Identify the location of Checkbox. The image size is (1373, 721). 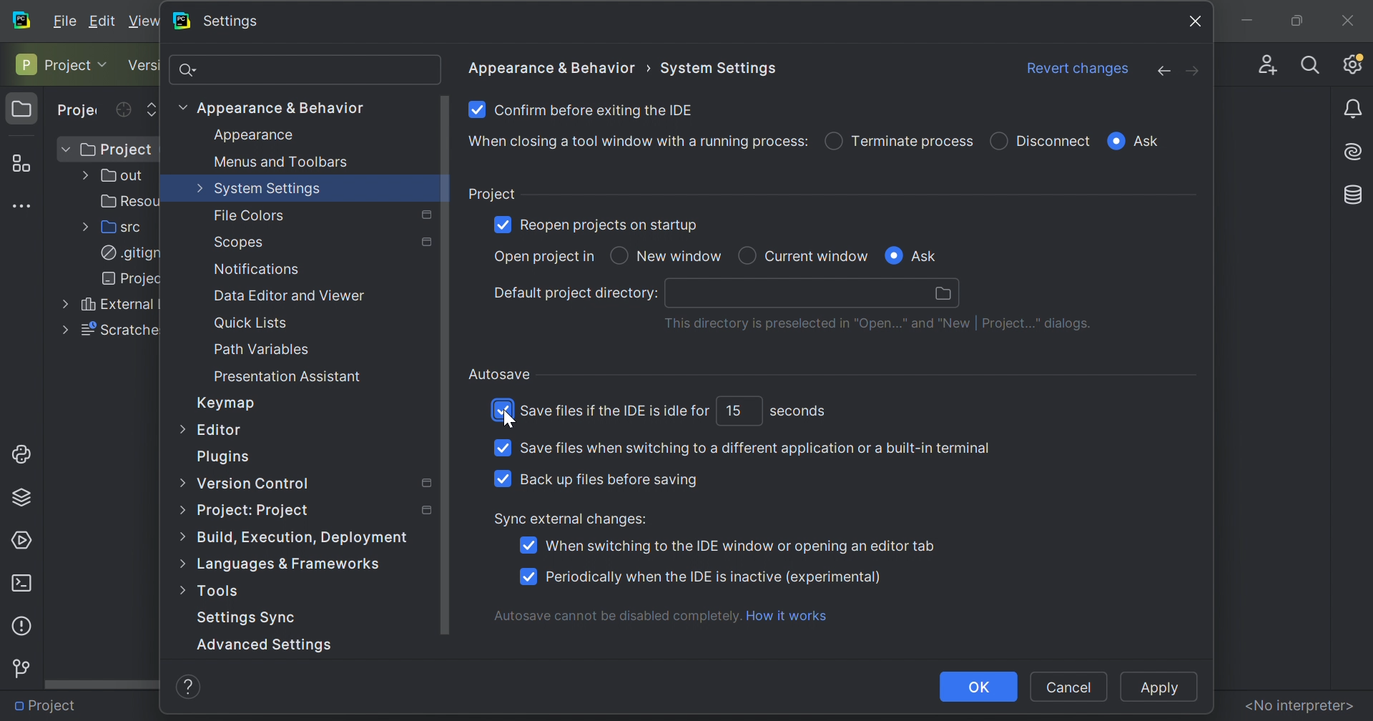
(1116, 141).